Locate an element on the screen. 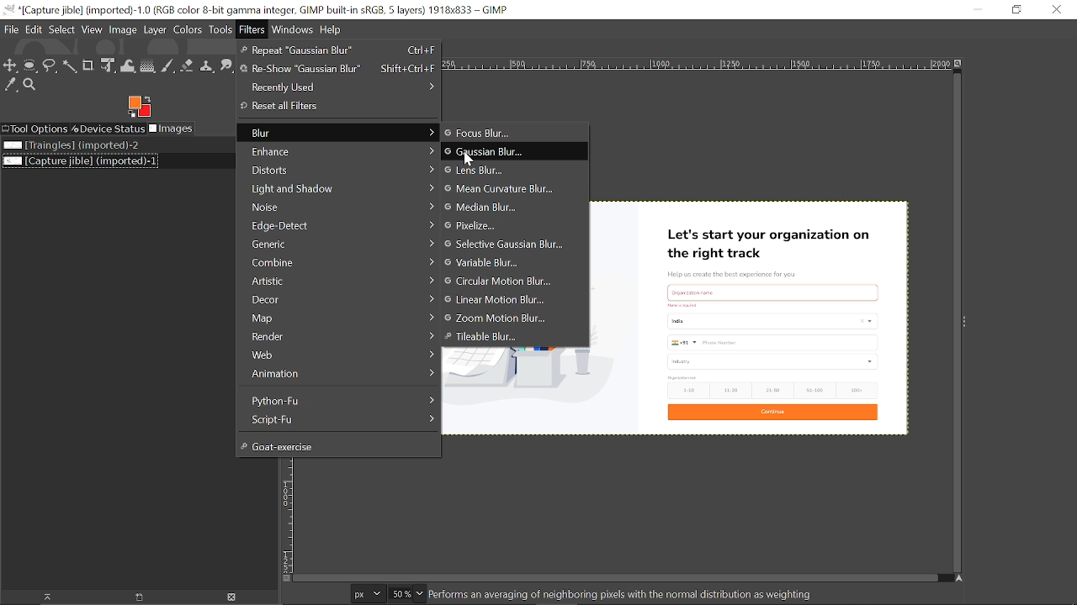 This screenshot has height=605, width=1077. File is located at coordinates (11, 31).